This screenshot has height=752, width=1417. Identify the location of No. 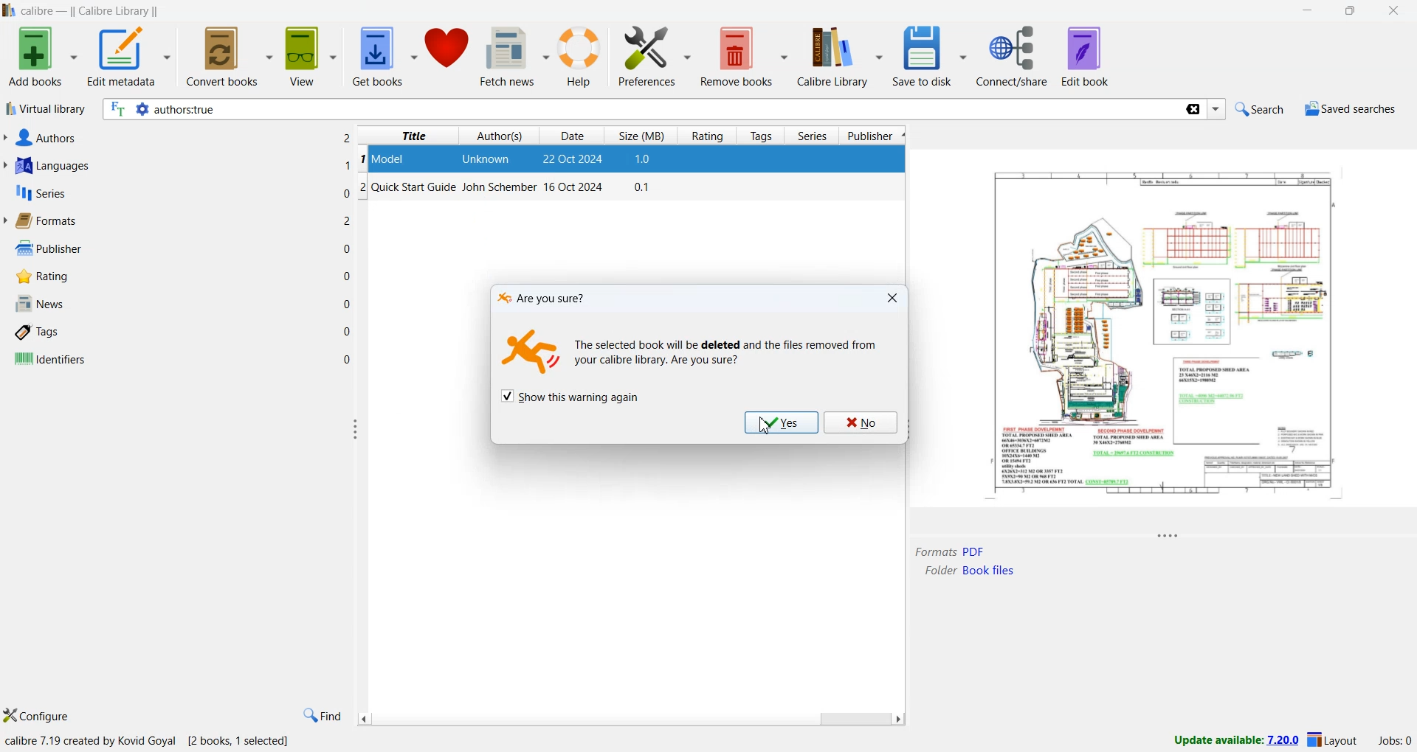
(858, 422).